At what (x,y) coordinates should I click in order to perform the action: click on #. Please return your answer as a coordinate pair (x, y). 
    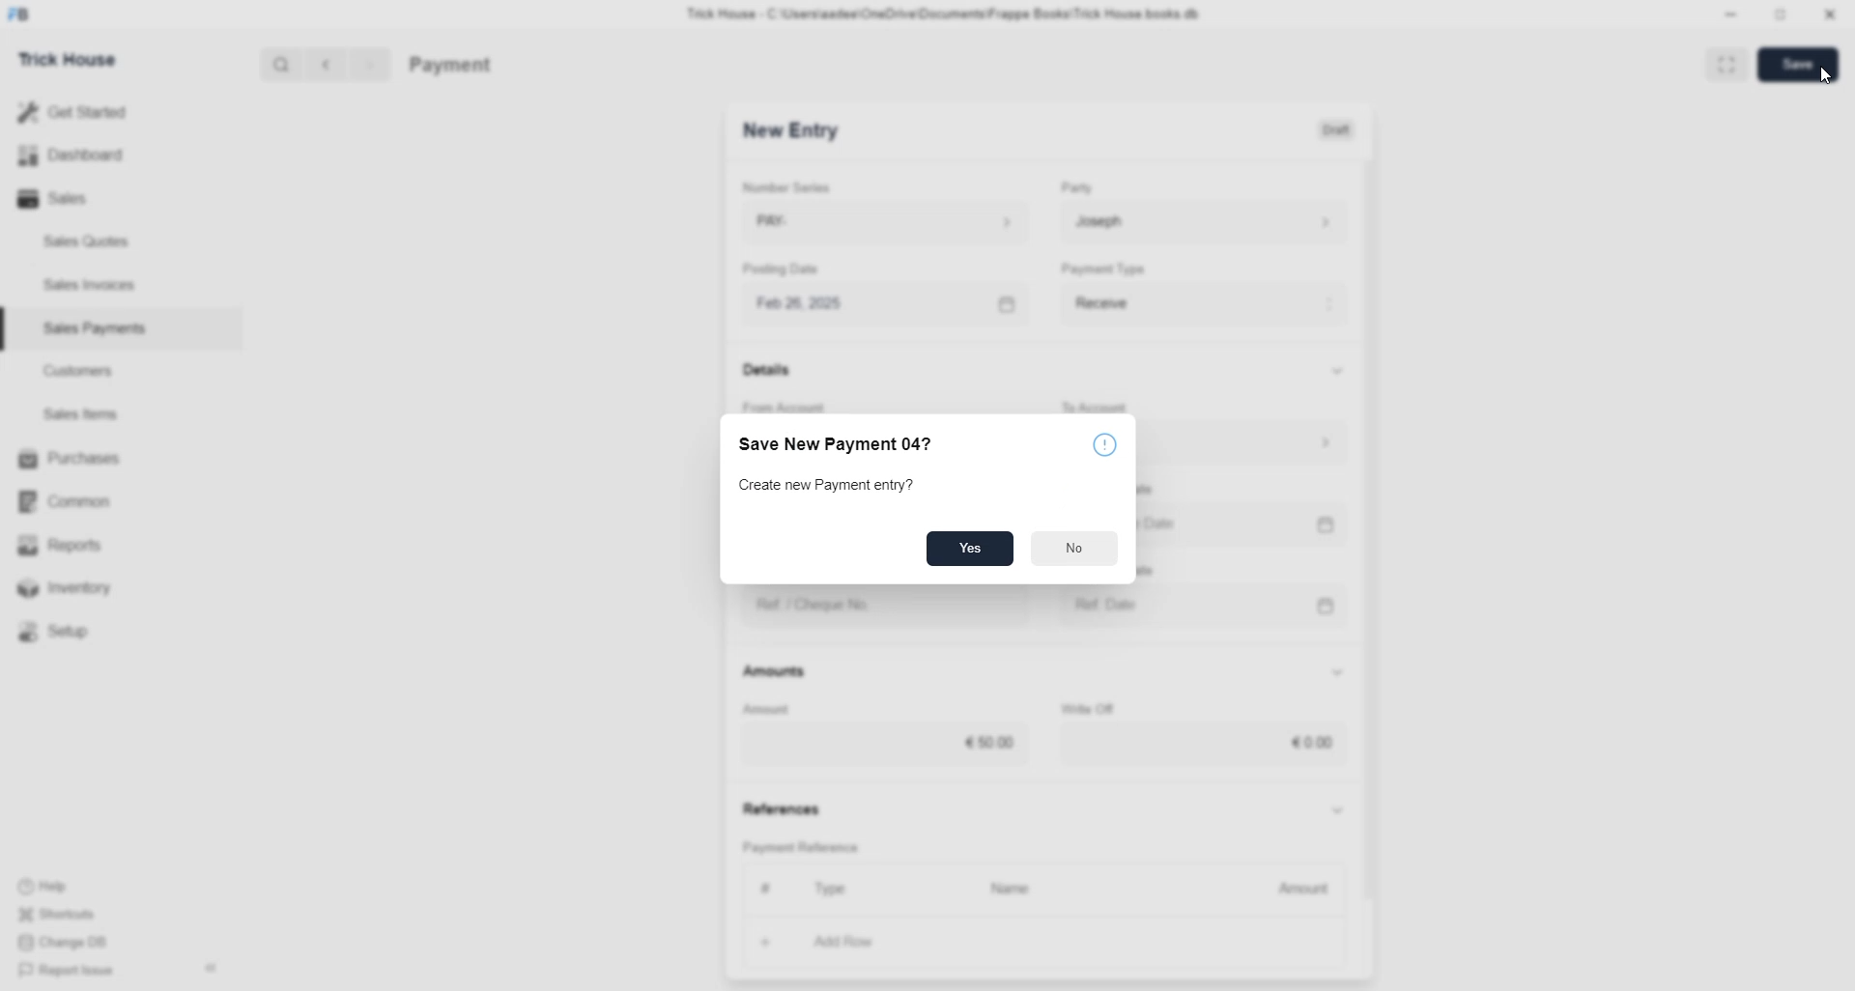
    Looking at the image, I should click on (767, 888).